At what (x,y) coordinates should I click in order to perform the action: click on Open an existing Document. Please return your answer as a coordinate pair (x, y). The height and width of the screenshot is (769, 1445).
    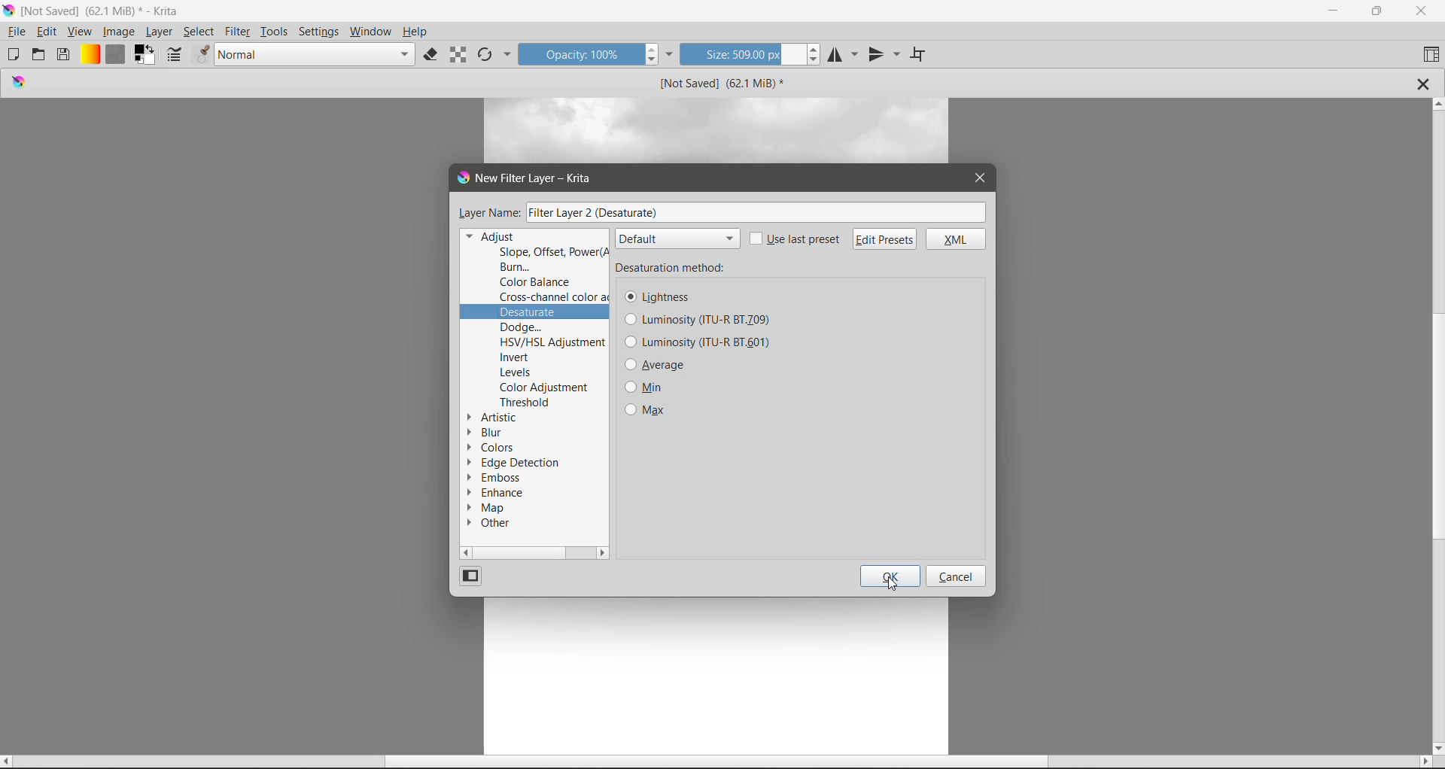
    Looking at the image, I should click on (39, 56).